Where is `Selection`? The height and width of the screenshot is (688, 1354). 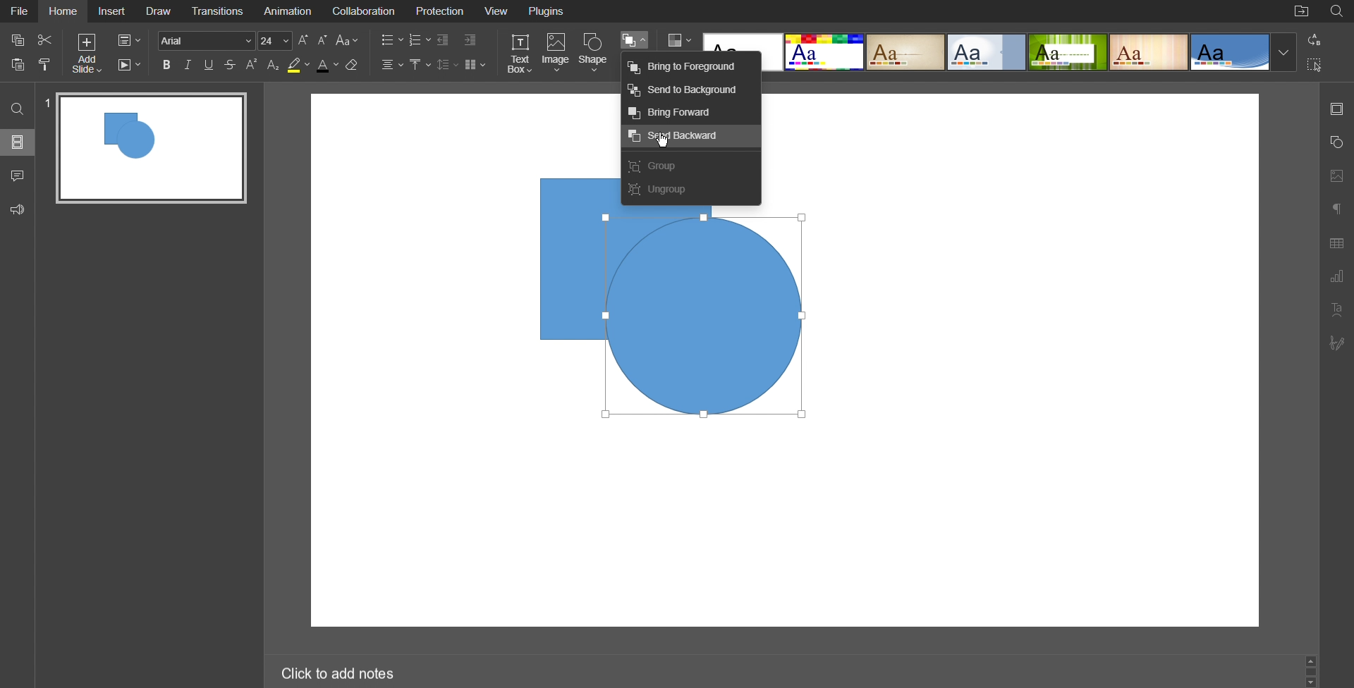 Selection is located at coordinates (1315, 65).